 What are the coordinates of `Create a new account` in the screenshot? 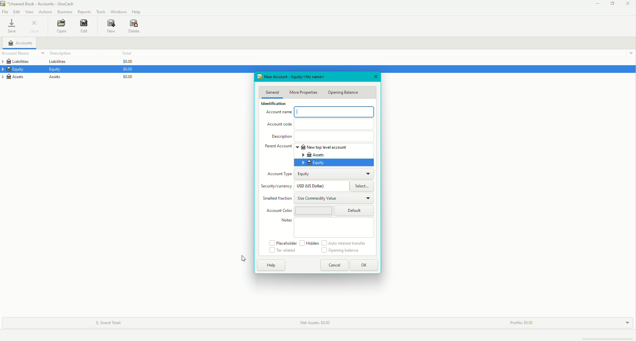 It's located at (29, 335).